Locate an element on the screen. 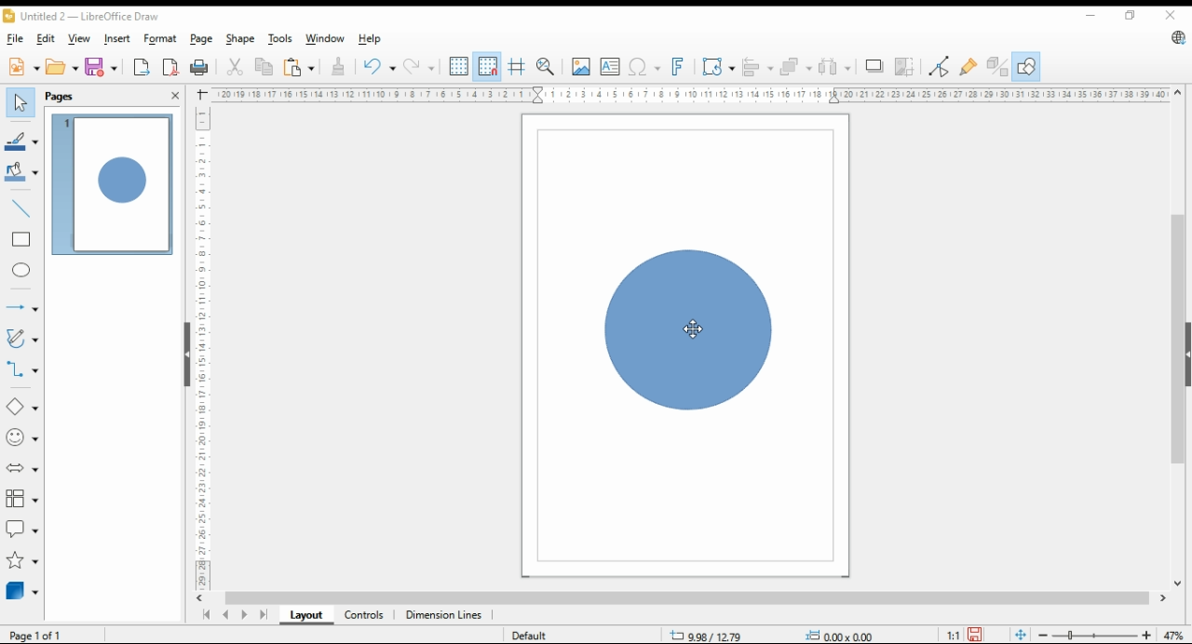 The height and width of the screenshot is (644, 1192). insert text box is located at coordinates (609, 67).